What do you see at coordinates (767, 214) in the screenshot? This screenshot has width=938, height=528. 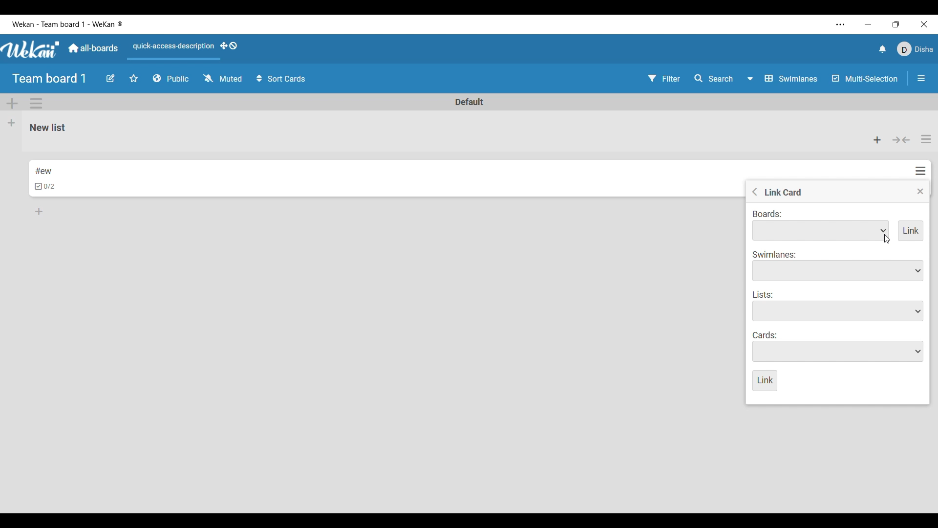 I see `Indicates link to board options` at bounding box center [767, 214].